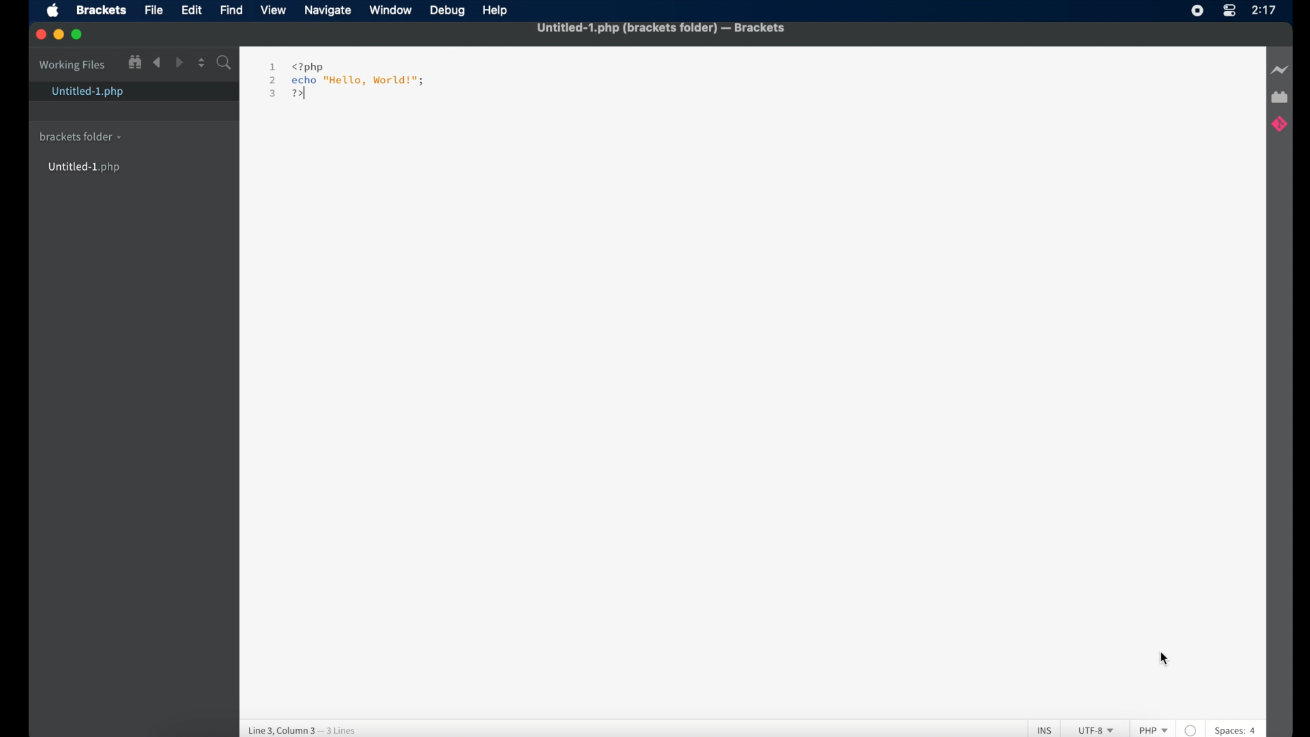  Describe the element at coordinates (390, 11) in the screenshot. I see `window` at that location.